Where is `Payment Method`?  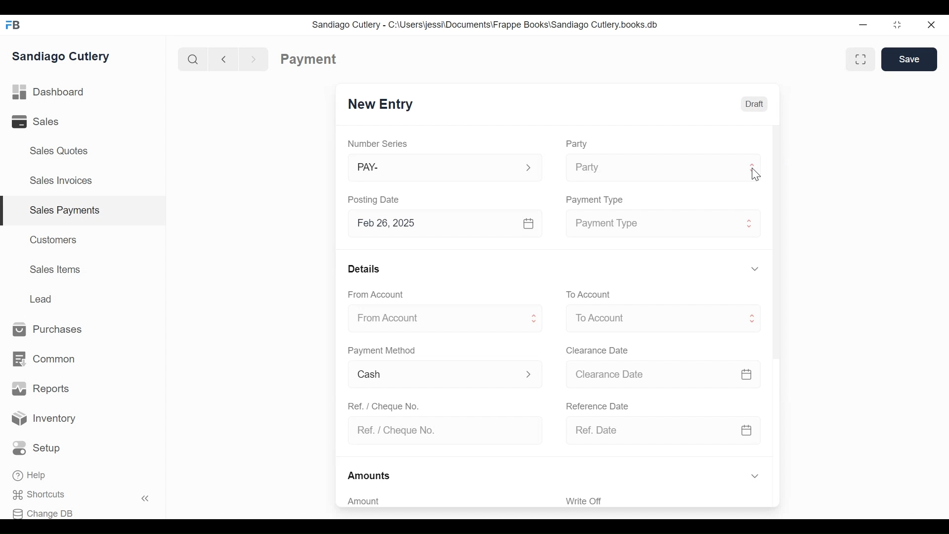
Payment Method is located at coordinates (382, 351).